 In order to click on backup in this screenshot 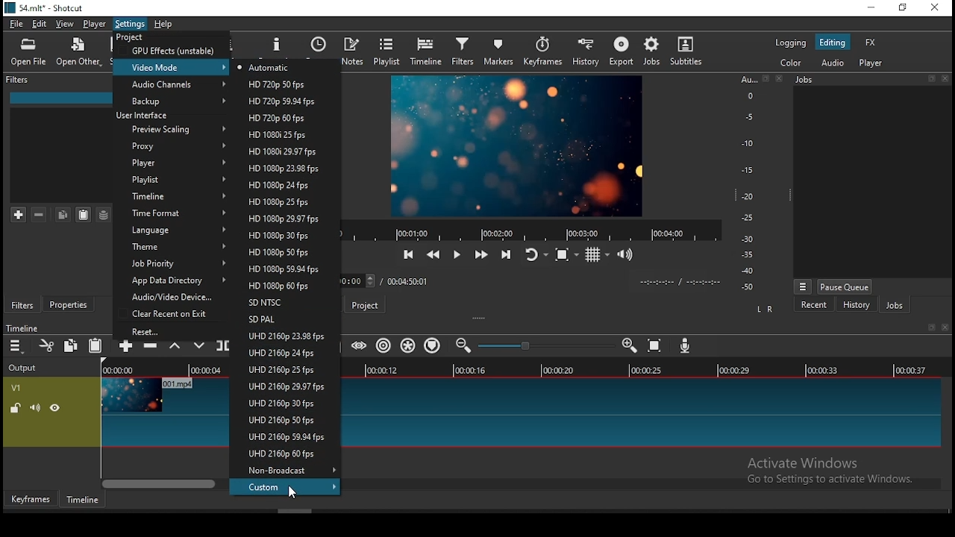, I will do `click(171, 101)`.